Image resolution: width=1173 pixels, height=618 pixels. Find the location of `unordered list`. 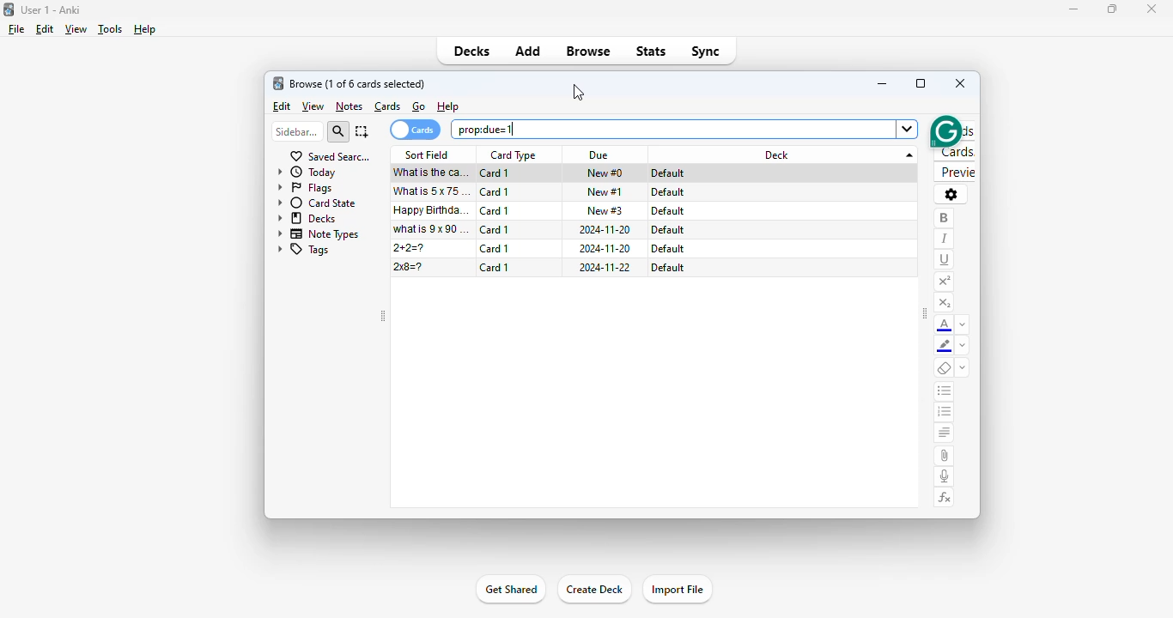

unordered list is located at coordinates (945, 392).